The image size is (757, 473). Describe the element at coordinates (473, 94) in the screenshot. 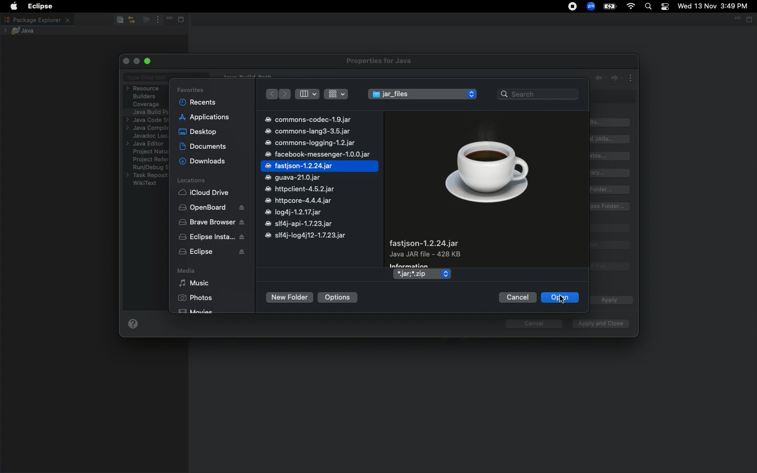

I see `increase/decrease arrows` at that location.